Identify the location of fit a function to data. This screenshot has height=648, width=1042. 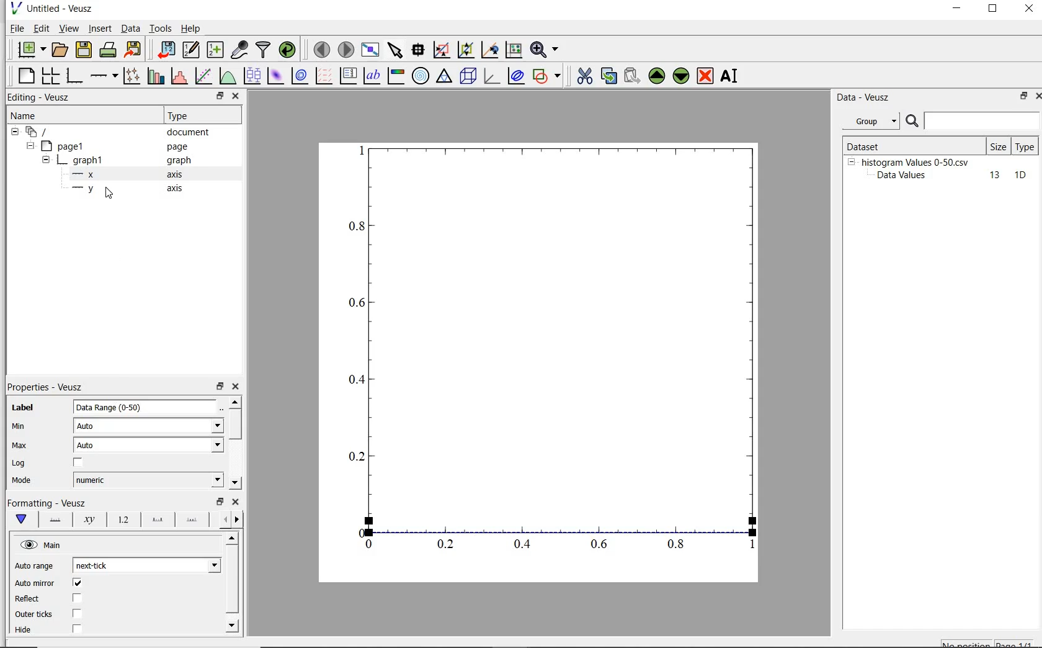
(204, 75).